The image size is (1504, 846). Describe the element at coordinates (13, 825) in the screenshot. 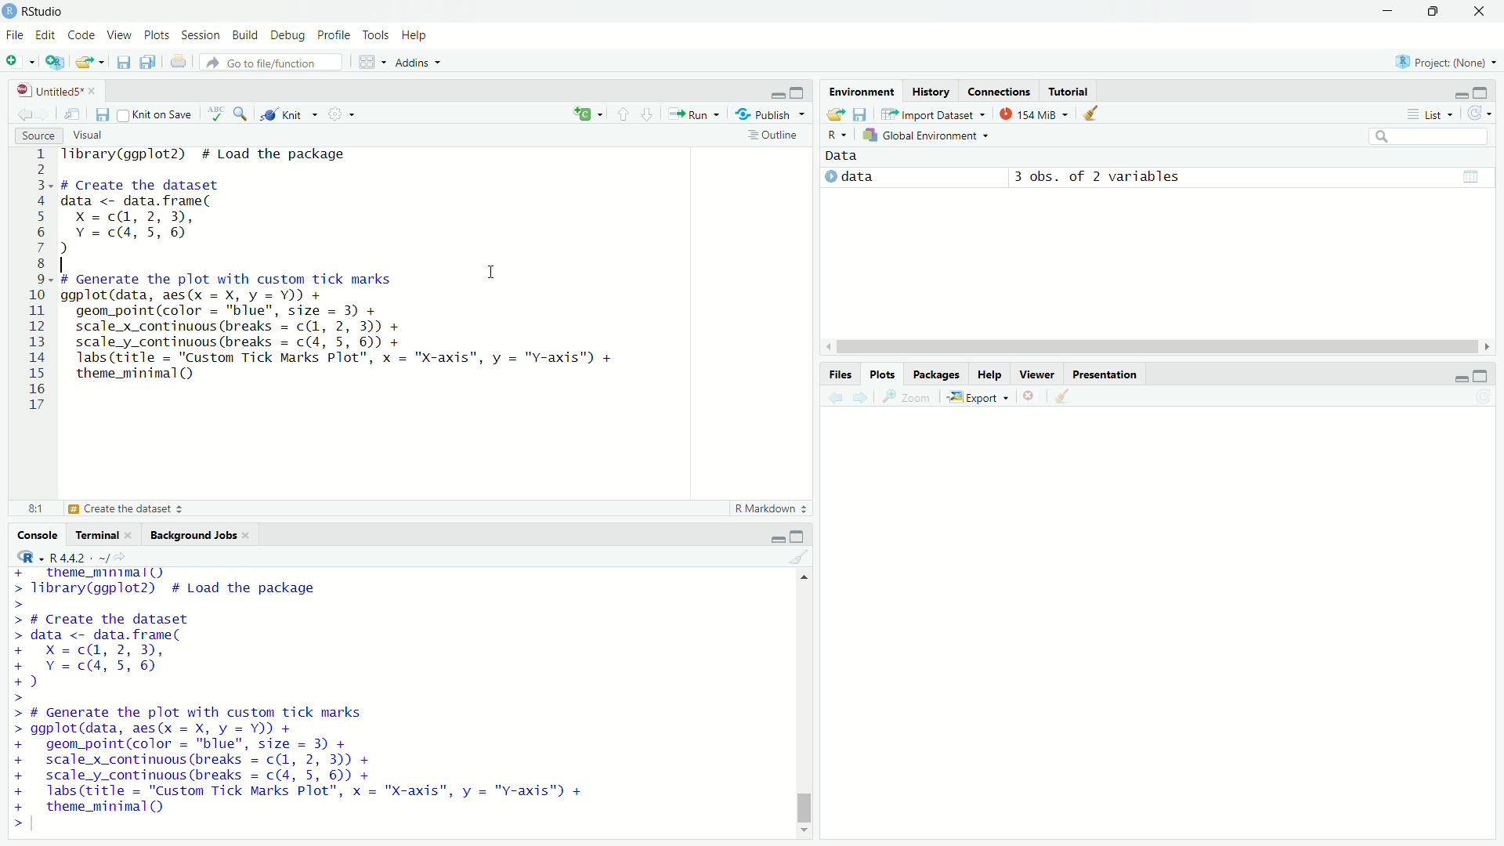

I see `prompt cursor` at that location.